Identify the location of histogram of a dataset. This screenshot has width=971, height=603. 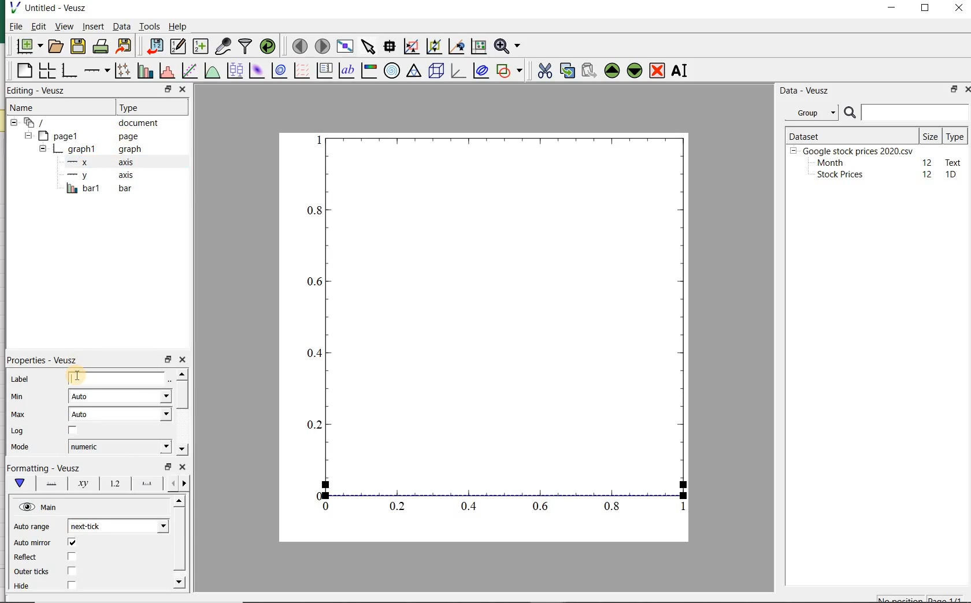
(166, 72).